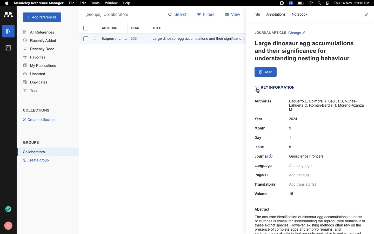 This screenshot has width=374, height=234. I want to click on abstract, so click(309, 224).